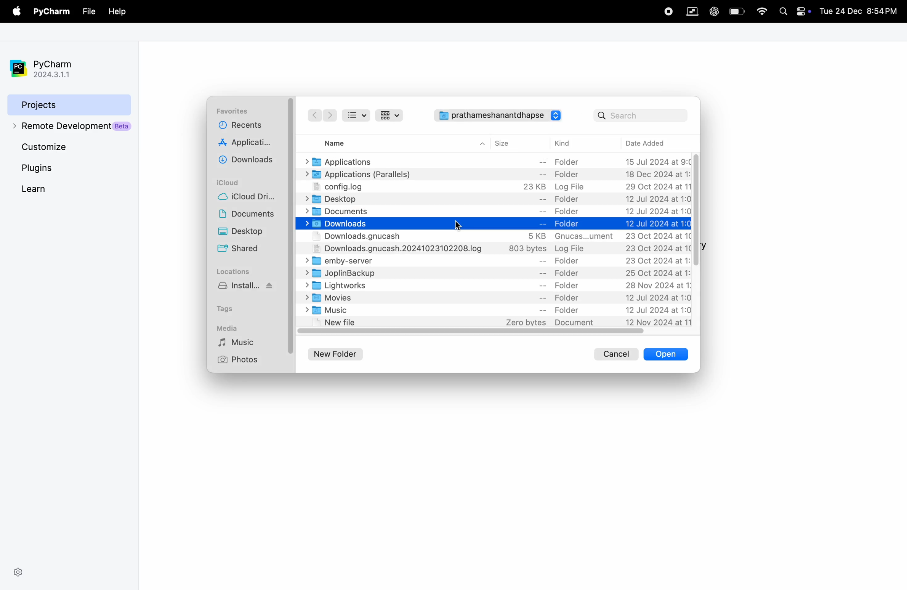  I want to click on remote development, so click(69, 126).